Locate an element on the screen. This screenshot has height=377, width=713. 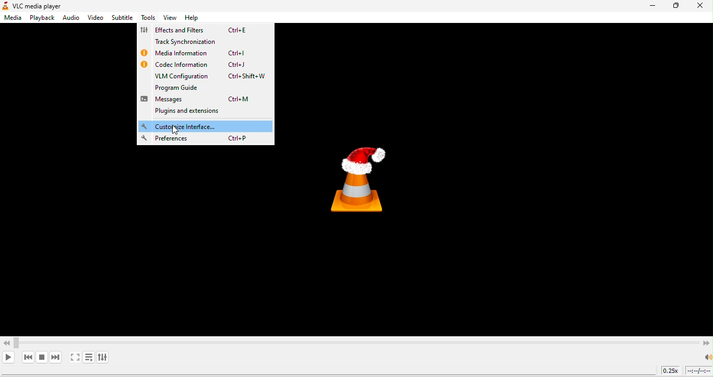
preferences is located at coordinates (200, 138).